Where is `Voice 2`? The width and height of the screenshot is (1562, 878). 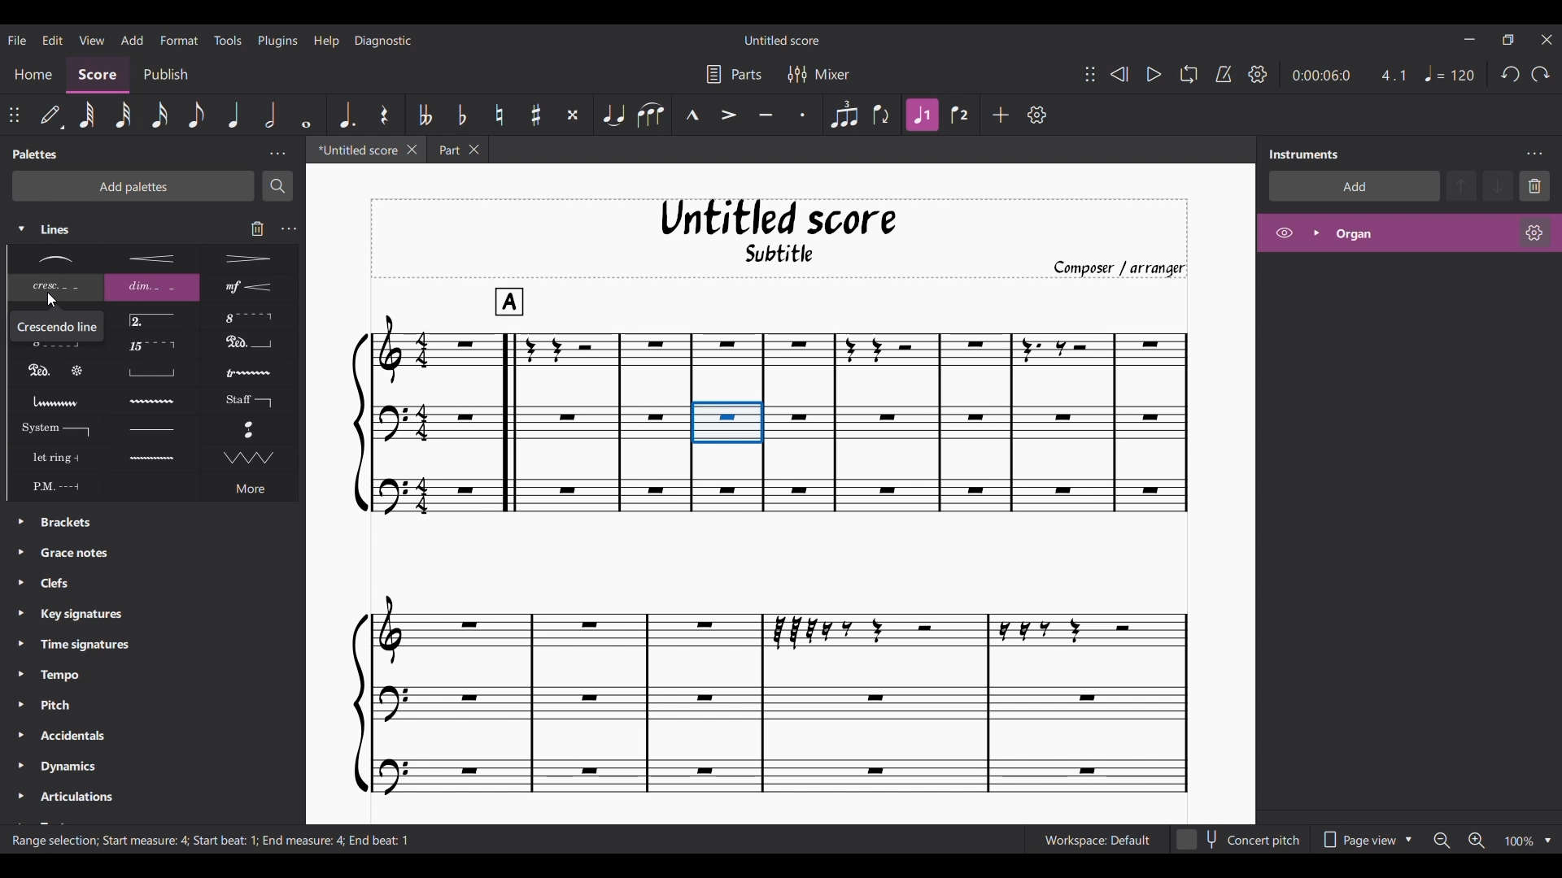
Voice 2 is located at coordinates (959, 115).